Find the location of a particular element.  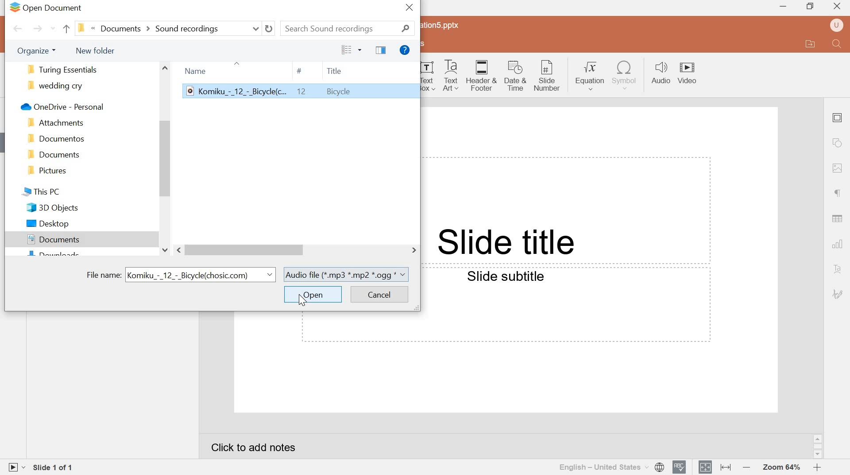

MINIMIZE is located at coordinates (784, 8).